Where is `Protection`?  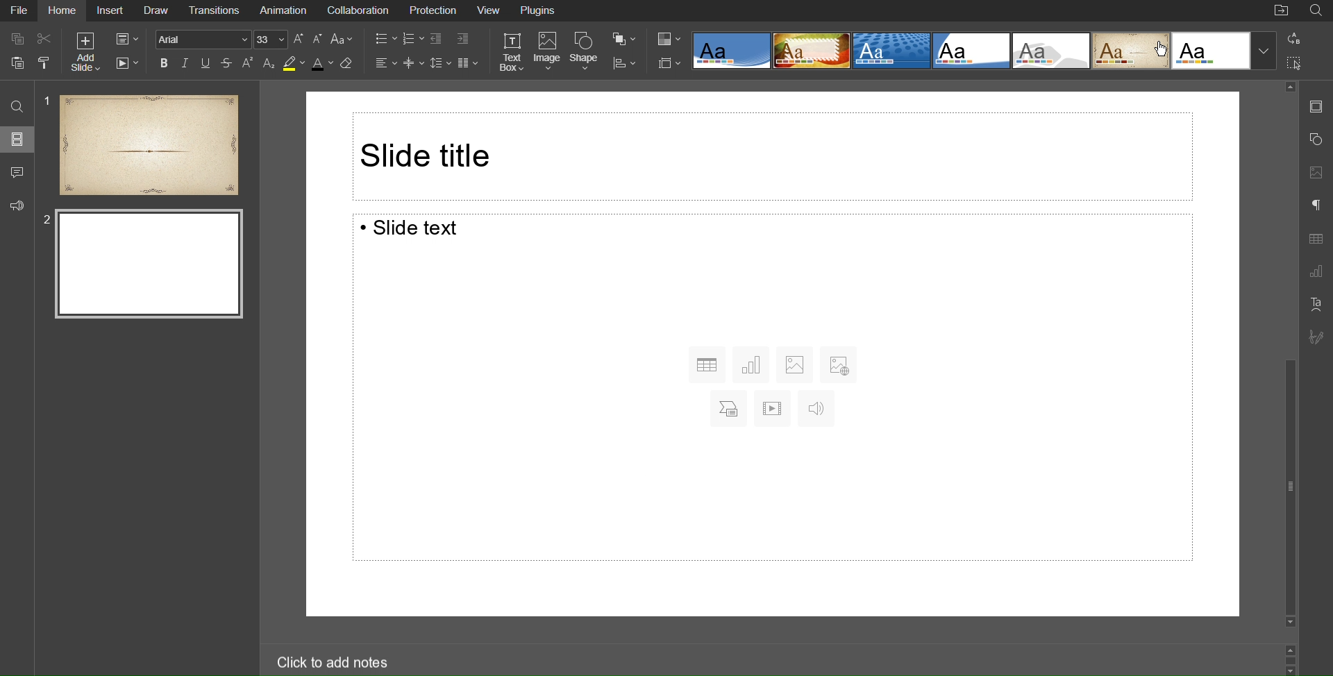
Protection is located at coordinates (432, 12).